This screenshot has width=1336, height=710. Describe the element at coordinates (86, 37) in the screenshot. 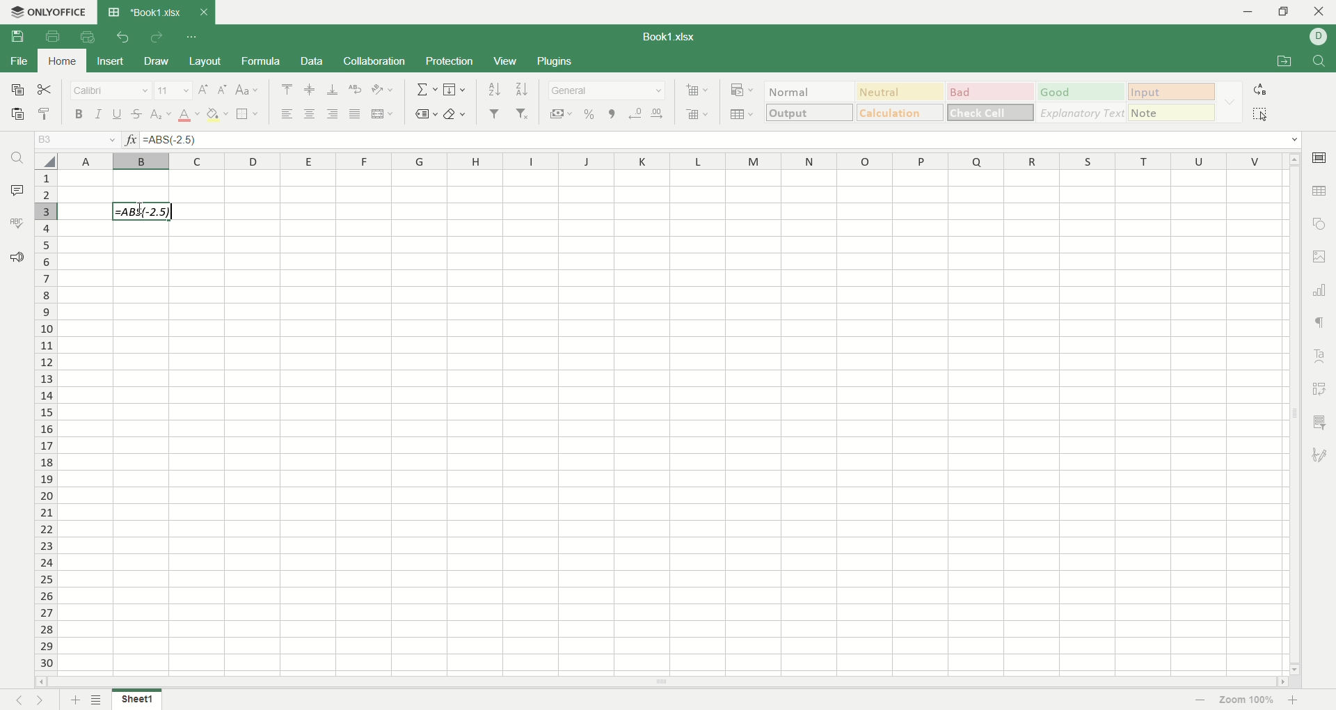

I see `quick print` at that location.